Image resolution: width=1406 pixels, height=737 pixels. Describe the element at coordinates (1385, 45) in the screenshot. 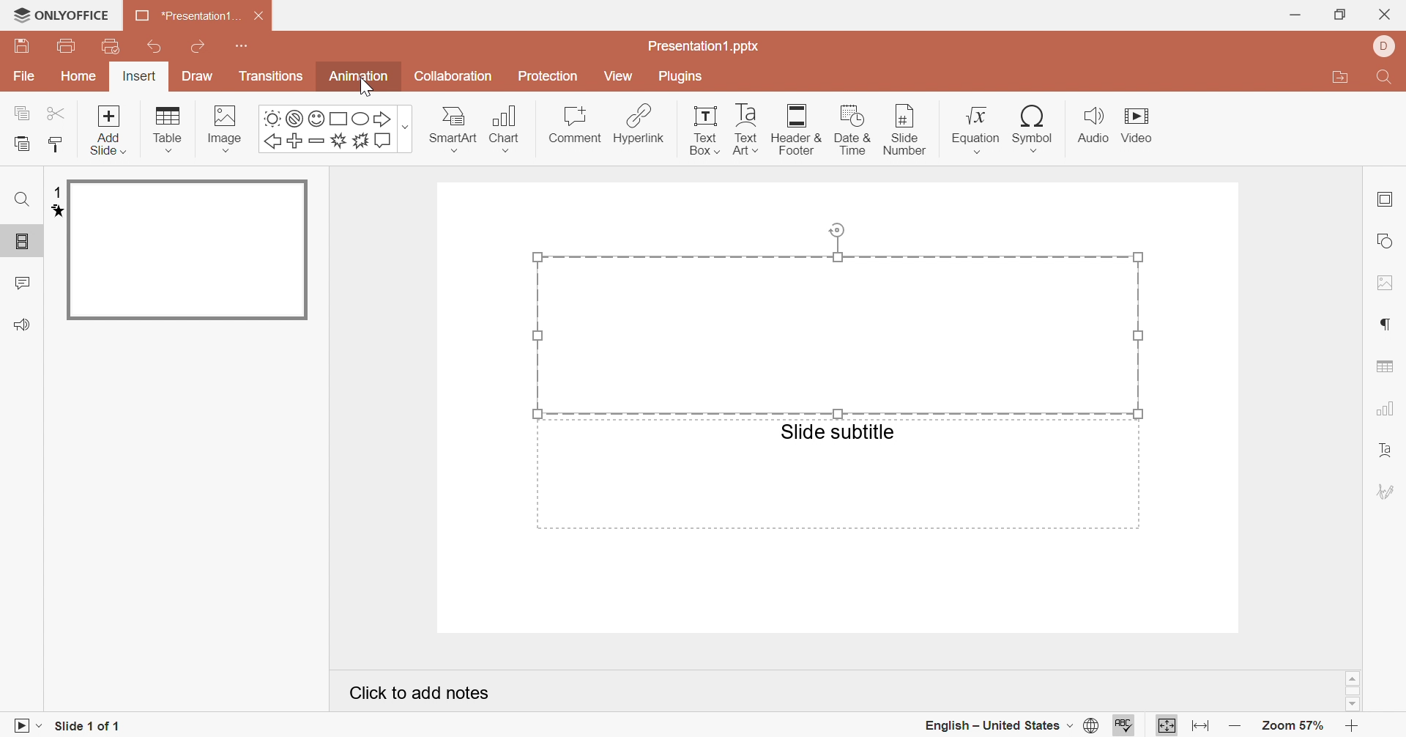

I see `dell` at that location.